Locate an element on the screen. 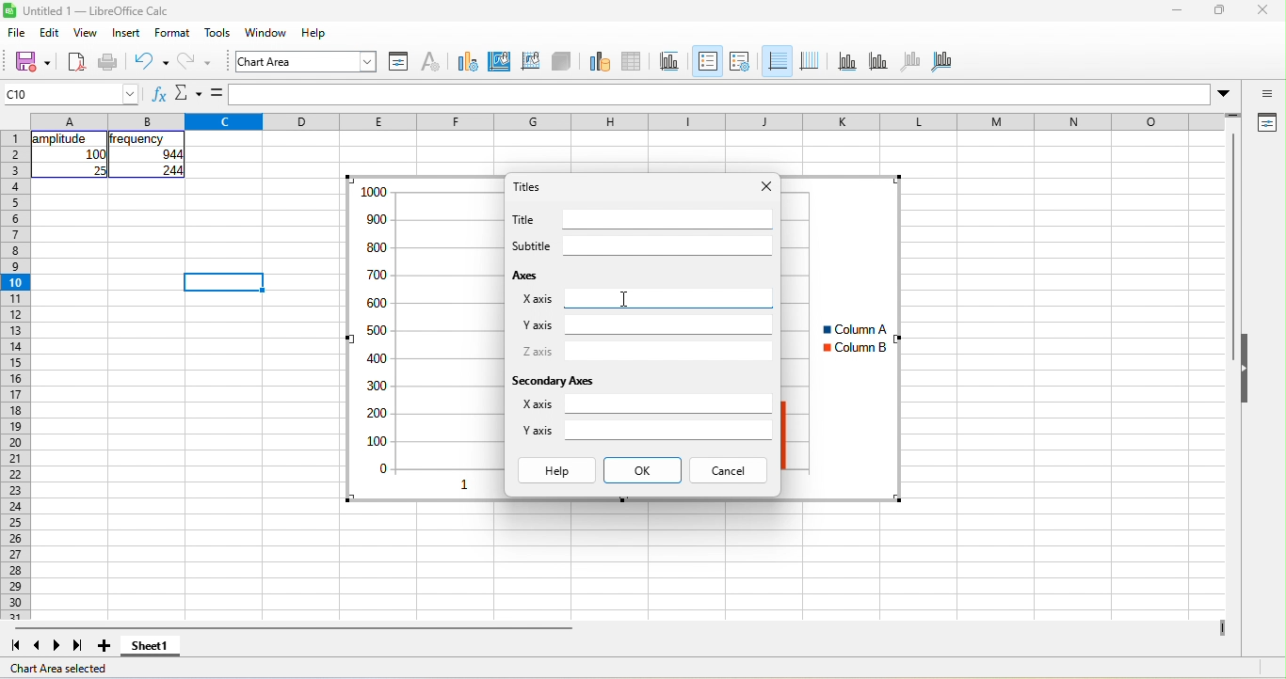  save is located at coordinates (32, 63).